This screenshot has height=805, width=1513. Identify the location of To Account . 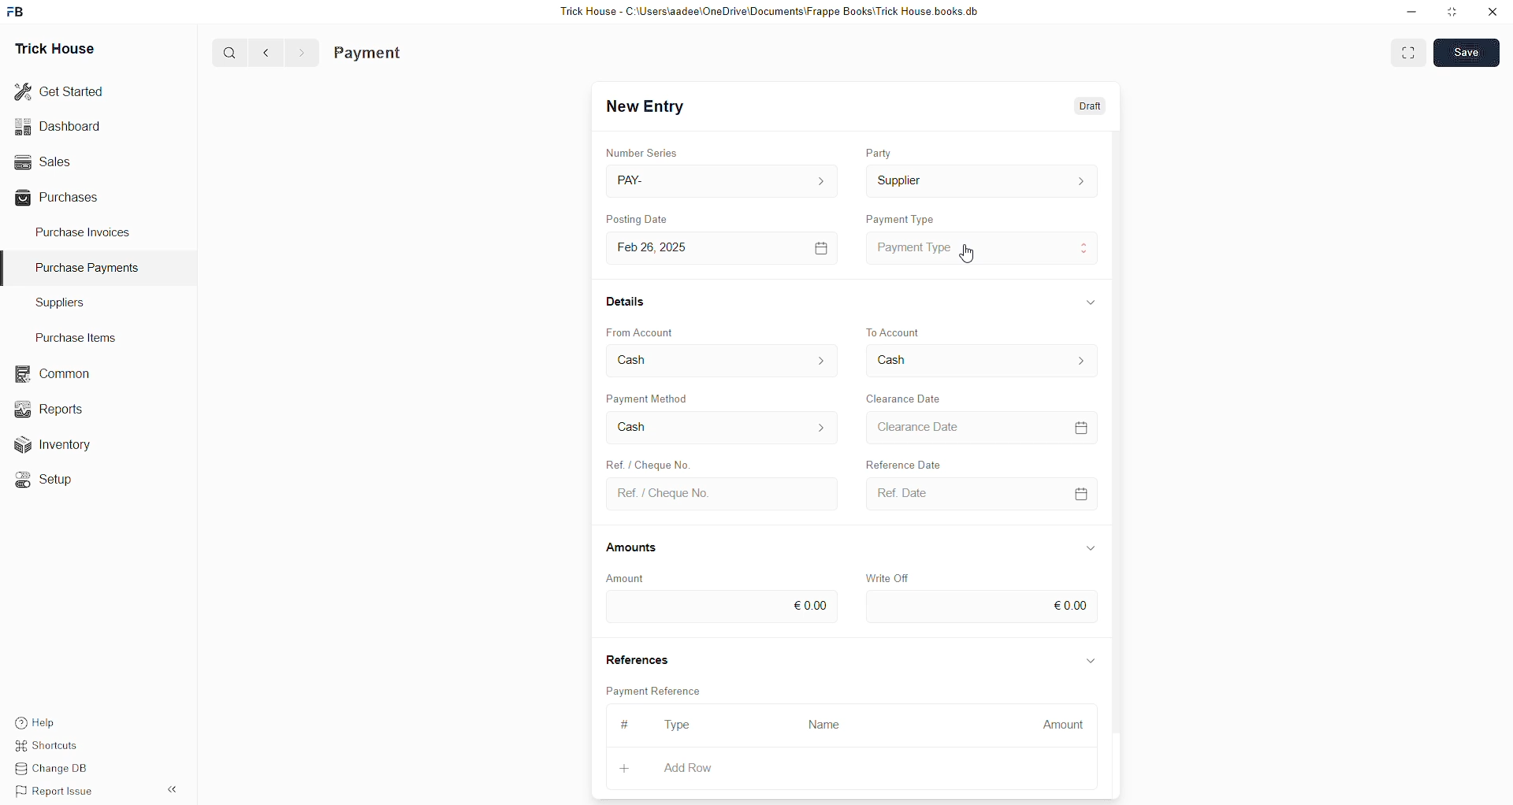
(979, 362).